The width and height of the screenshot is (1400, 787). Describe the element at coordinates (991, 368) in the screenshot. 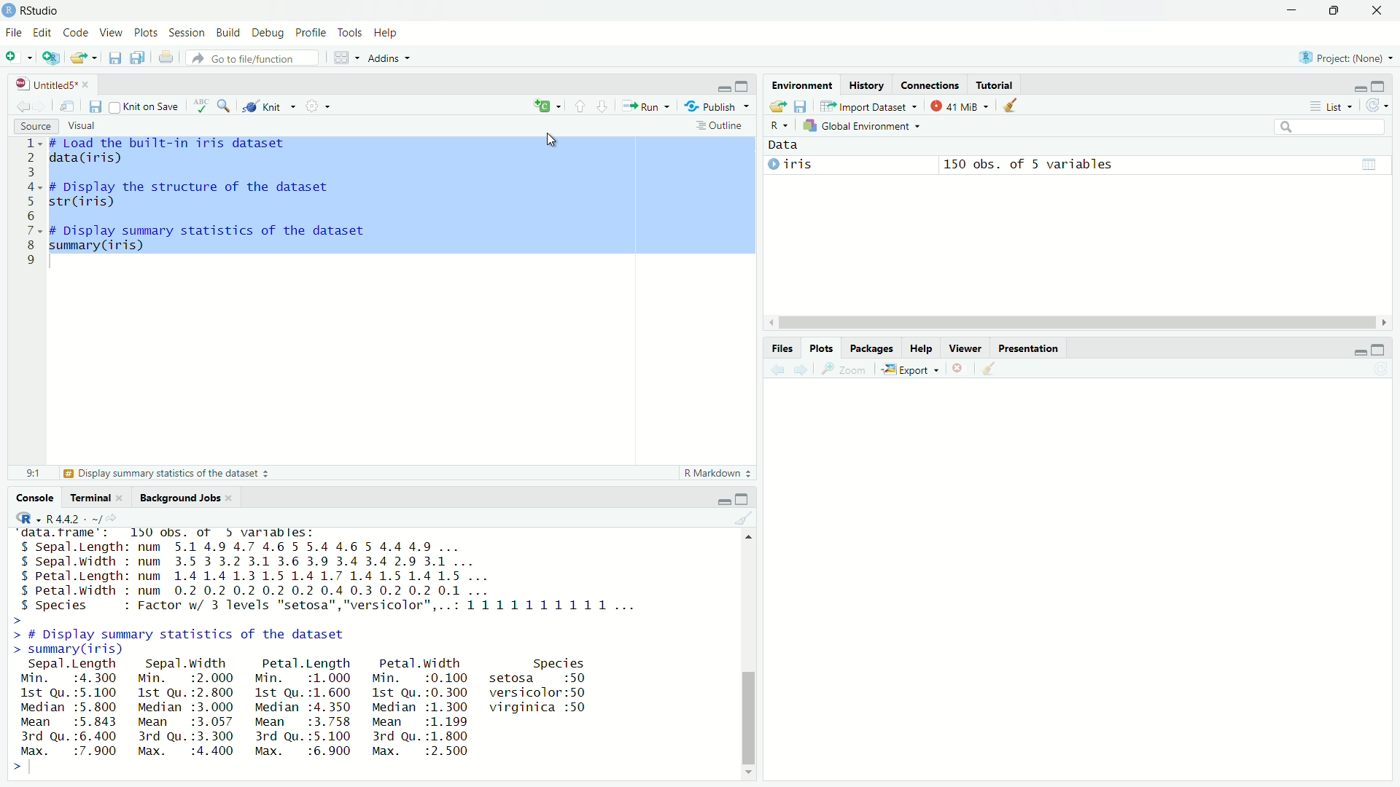

I see `Clear` at that location.